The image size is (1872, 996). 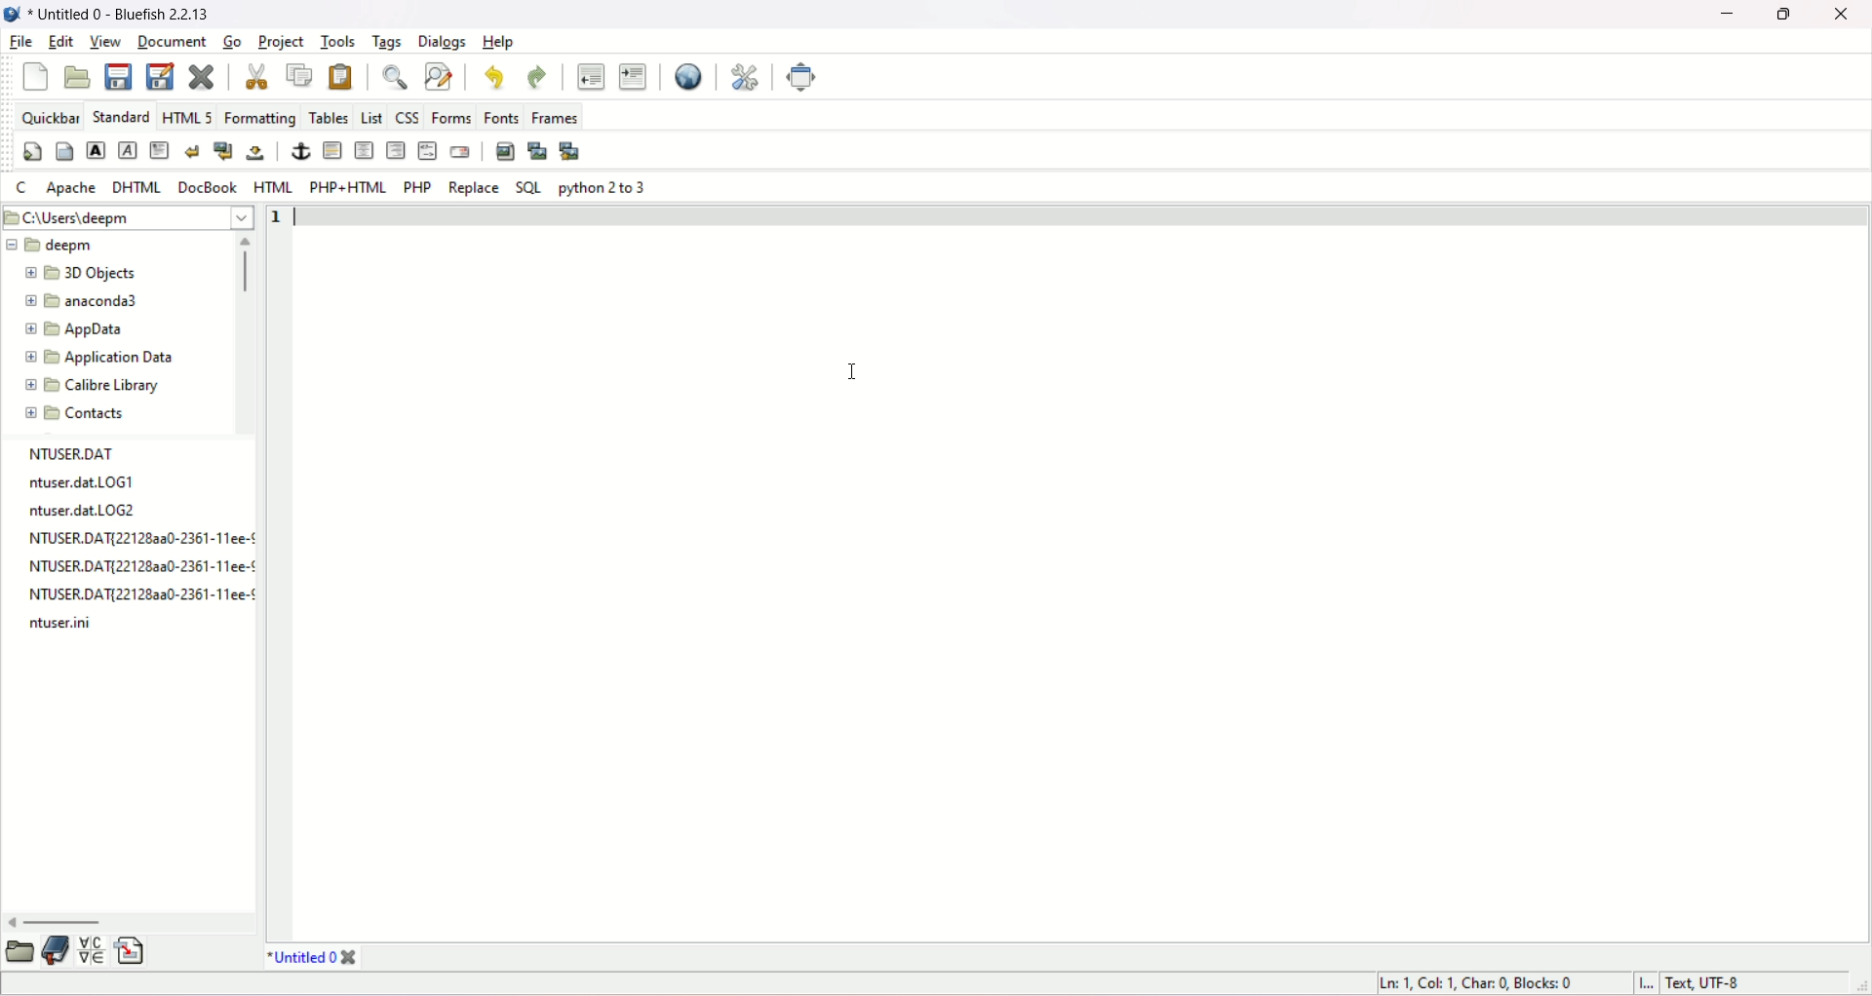 I want to click on folder name, so click(x=84, y=329).